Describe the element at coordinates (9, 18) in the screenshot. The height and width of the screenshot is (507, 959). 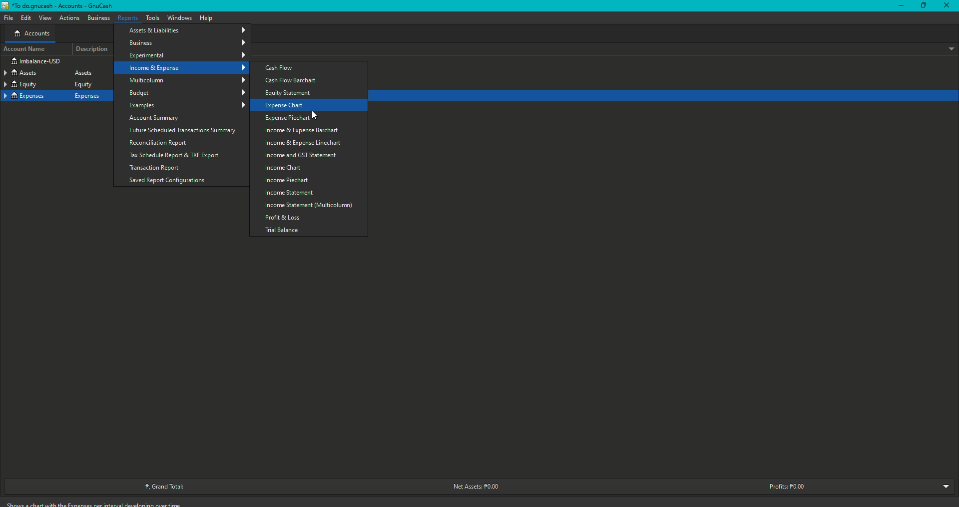
I see `File` at that location.